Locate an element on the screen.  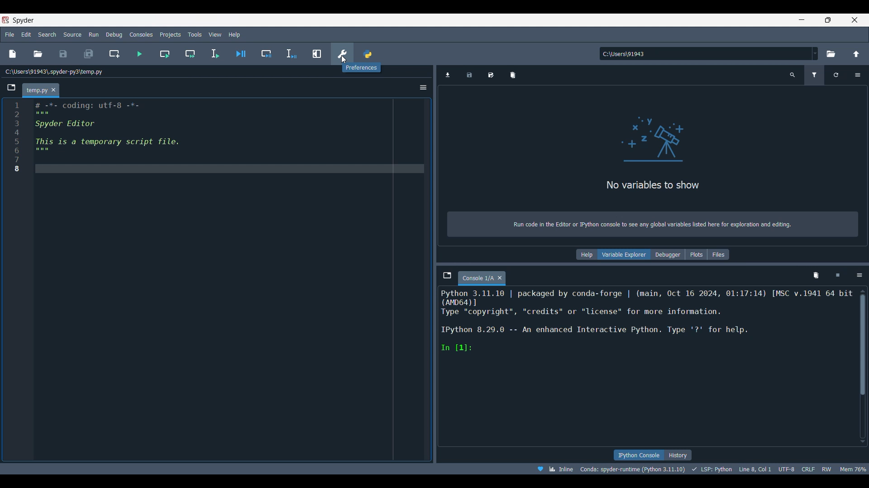
Browse tabs is located at coordinates (11, 88).